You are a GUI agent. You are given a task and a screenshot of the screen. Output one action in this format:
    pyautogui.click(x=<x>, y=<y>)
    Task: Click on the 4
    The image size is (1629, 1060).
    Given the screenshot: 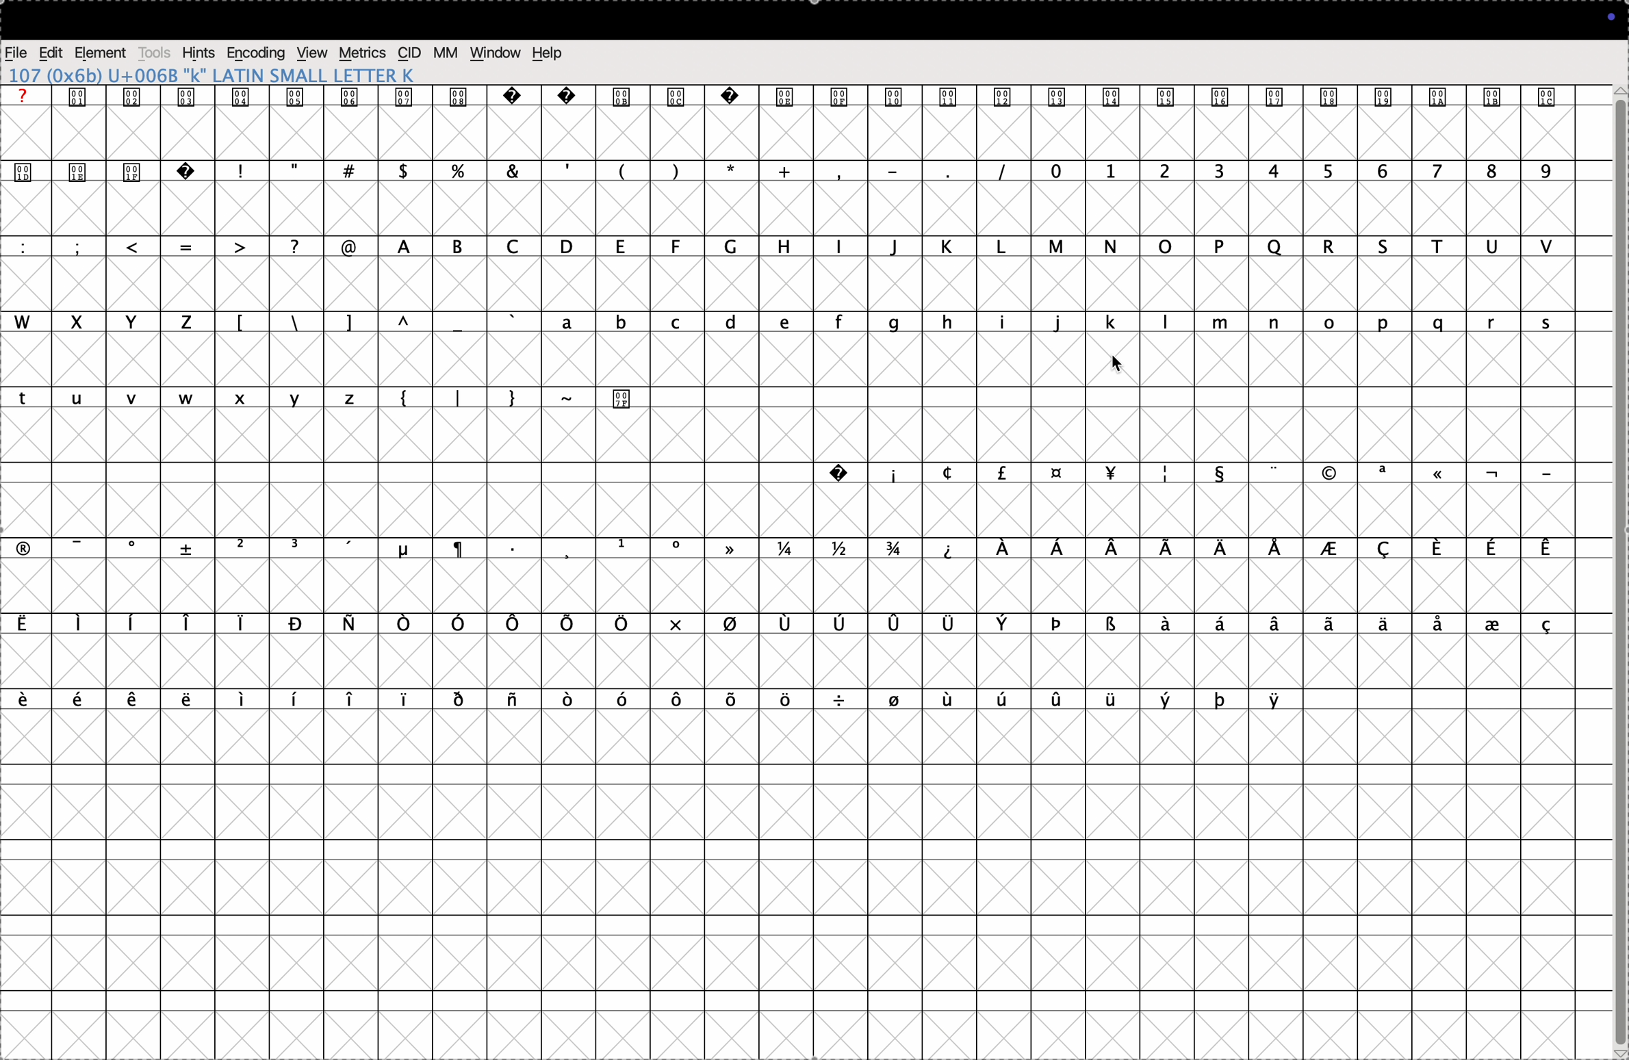 What is the action you would take?
    pyautogui.click(x=1272, y=170)
    